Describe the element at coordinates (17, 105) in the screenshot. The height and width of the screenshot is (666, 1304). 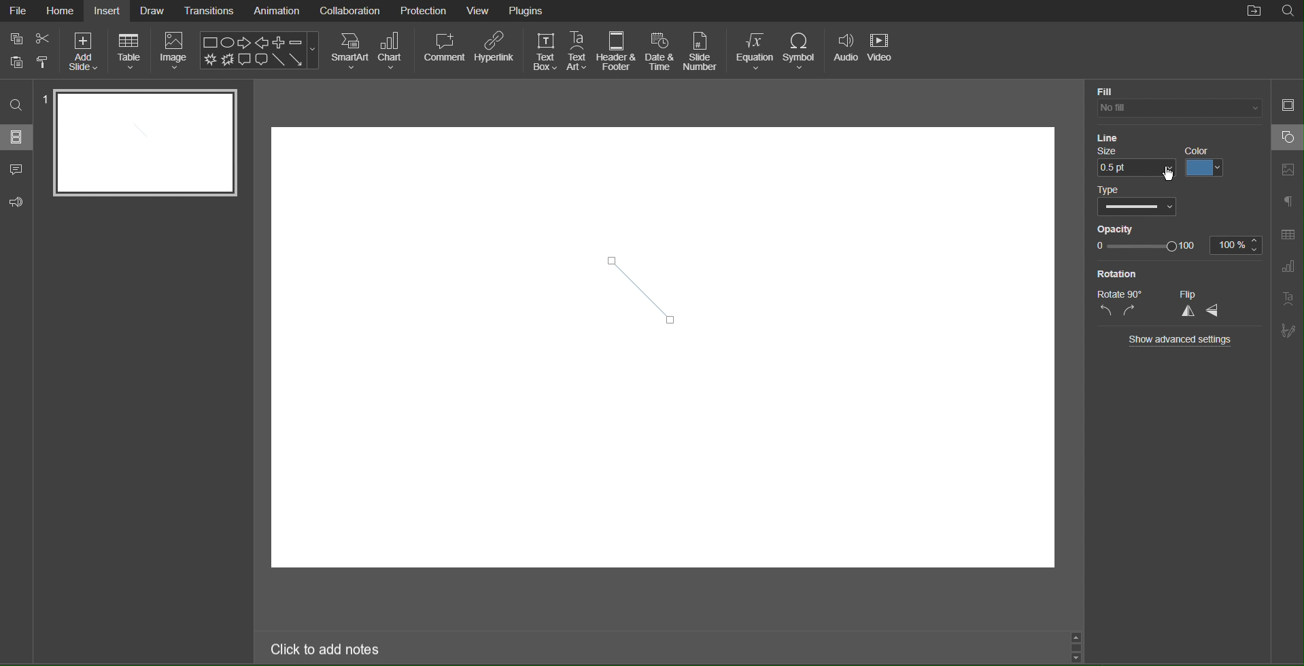
I see `Search` at that location.